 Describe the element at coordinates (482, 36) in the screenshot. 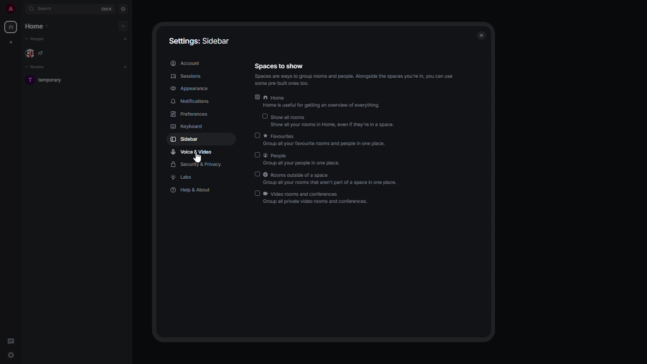

I see `close` at that location.